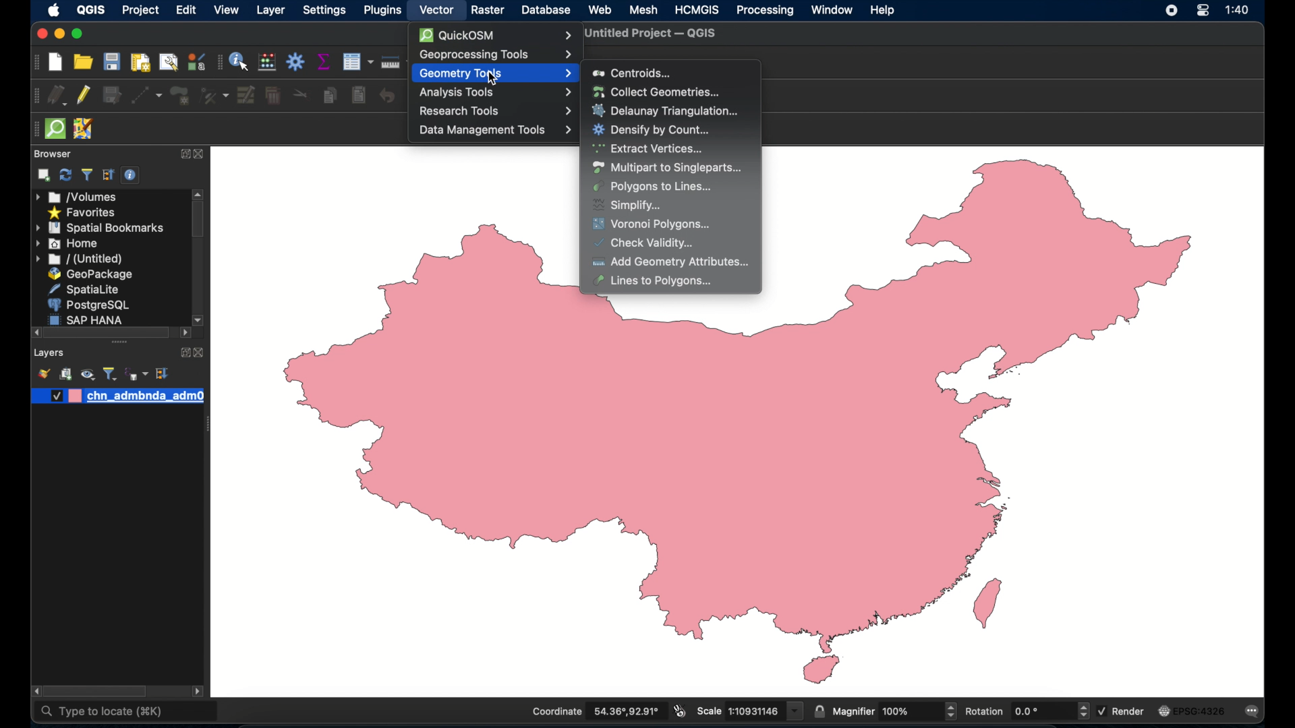 This screenshot has height=728, width=1295. What do you see at coordinates (100, 229) in the screenshot?
I see `spatial bookmarks` at bounding box center [100, 229].